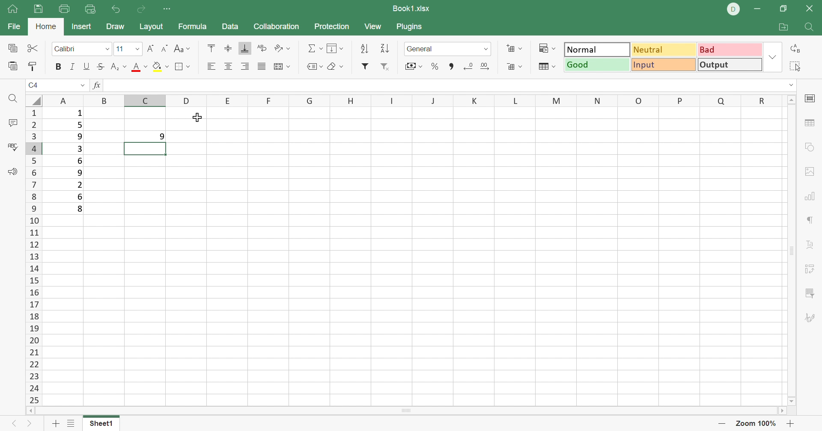 The image size is (822, 431). I want to click on Previous, so click(11, 425).